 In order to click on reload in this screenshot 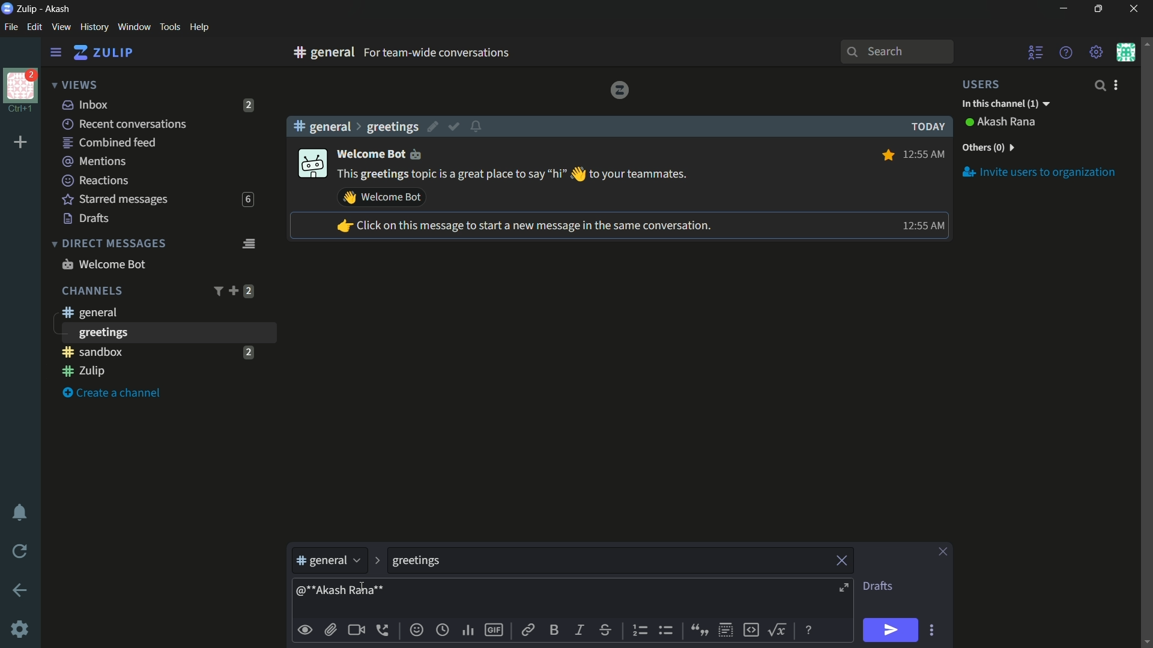, I will do `click(20, 551)`.